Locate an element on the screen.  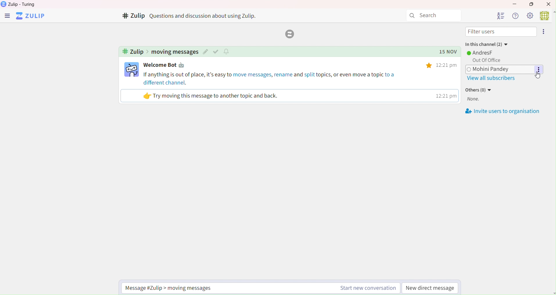
Info is located at coordinates (515, 16).